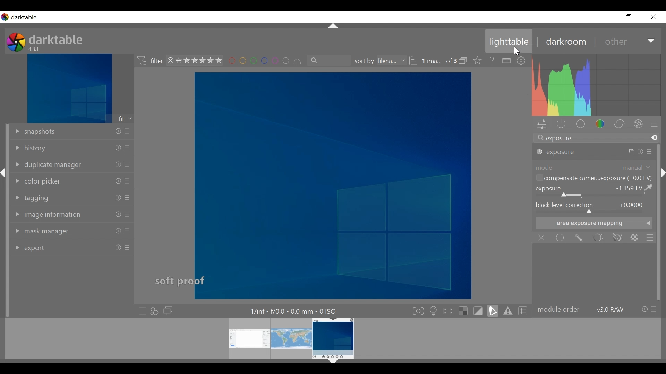 The image size is (666, 374). Describe the element at coordinates (417, 311) in the screenshot. I see `toggle focus-peaking mode` at that location.